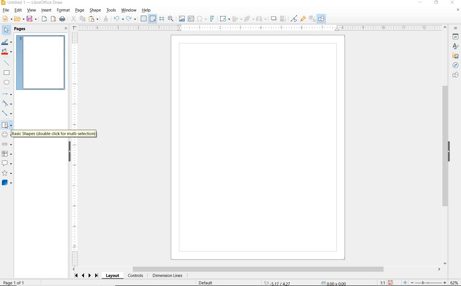  Describe the element at coordinates (449, 152) in the screenshot. I see `HIDE` at that location.